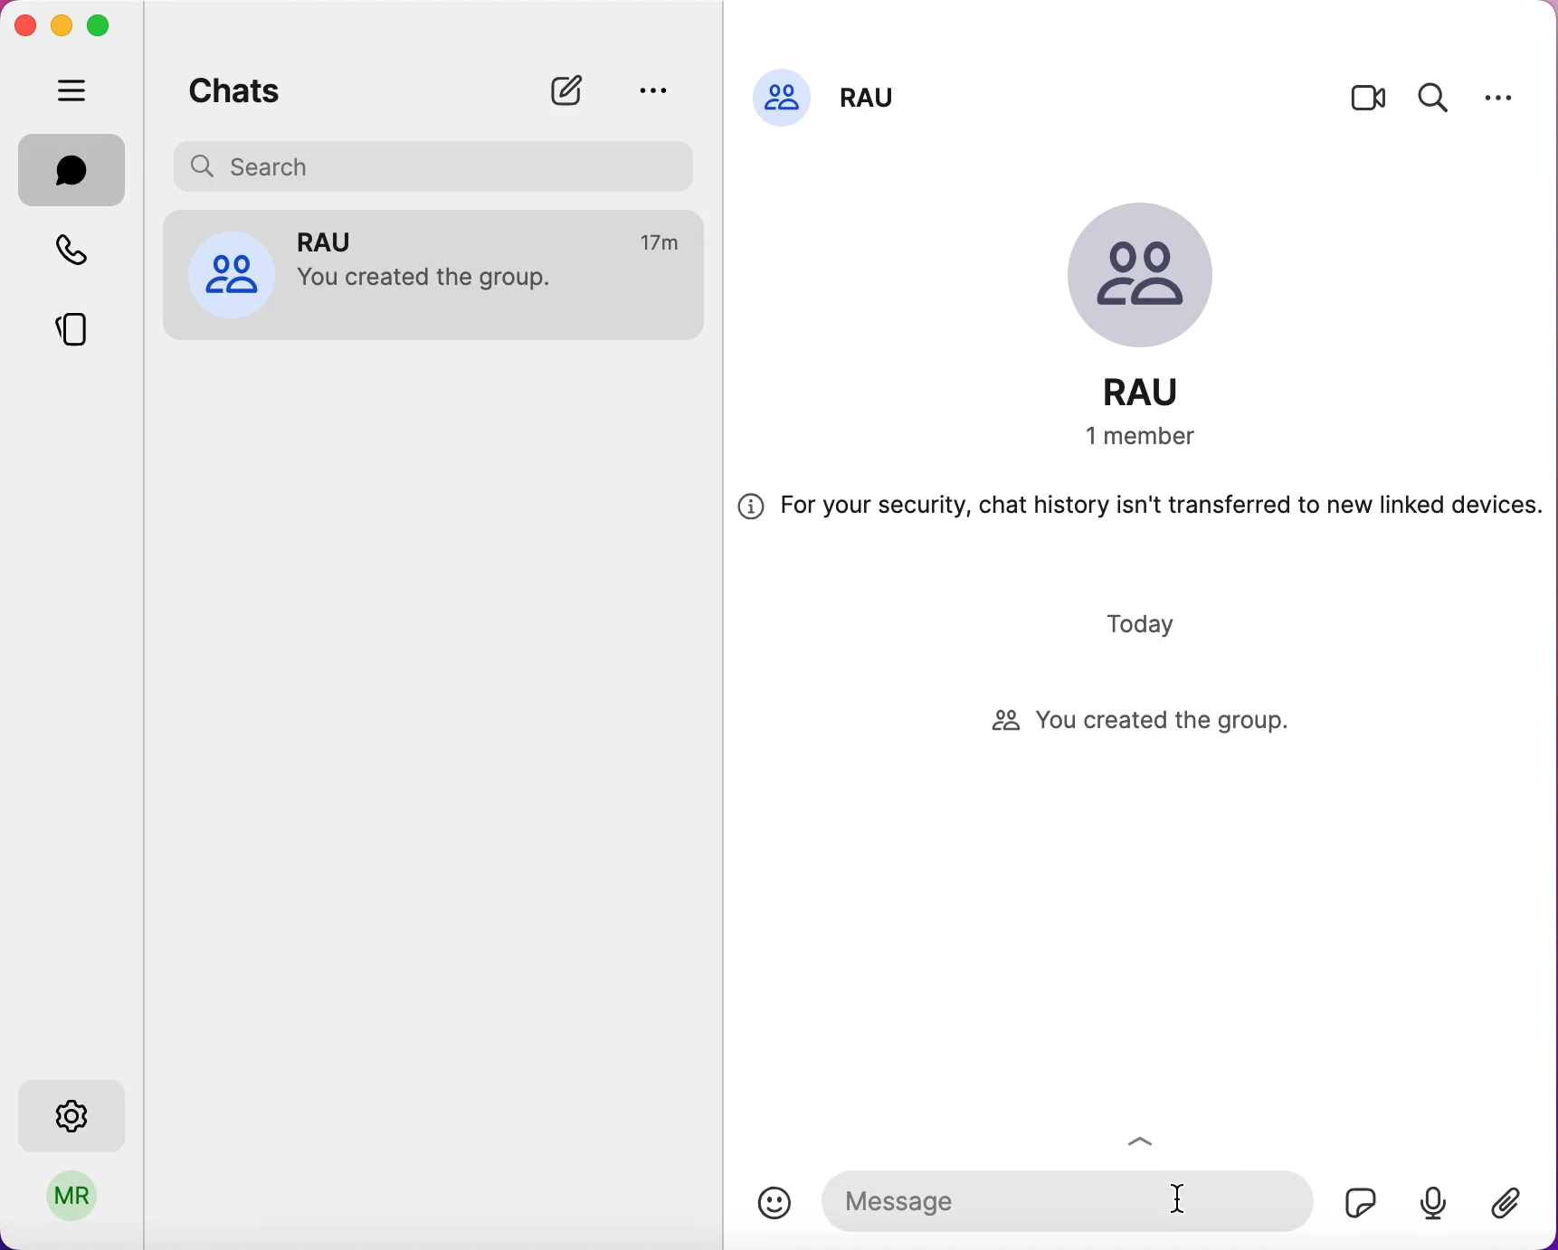 The height and width of the screenshot is (1250, 1558). What do you see at coordinates (1434, 95) in the screenshot?
I see `search` at bounding box center [1434, 95].